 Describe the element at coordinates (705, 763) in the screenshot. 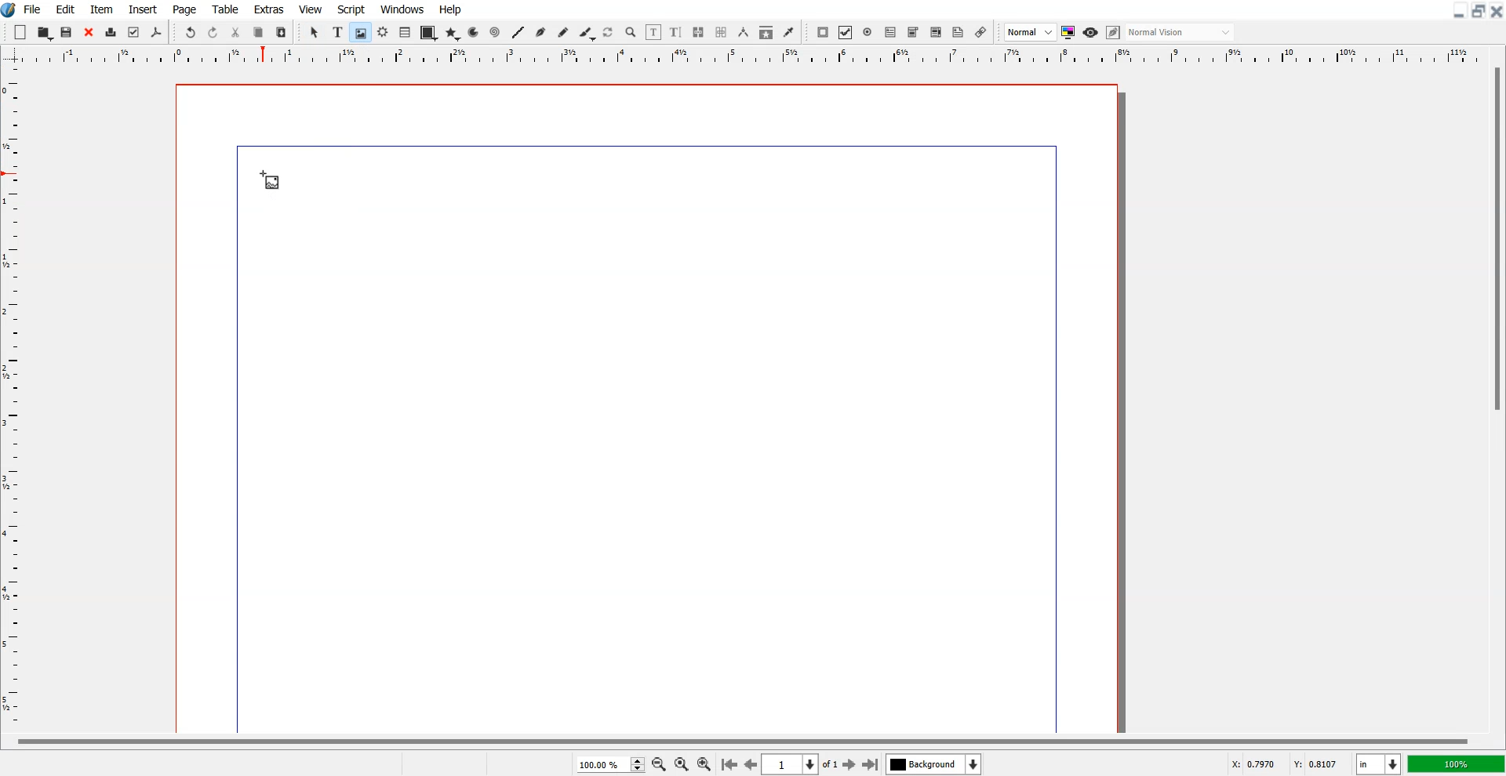

I see `Zoom In` at that location.